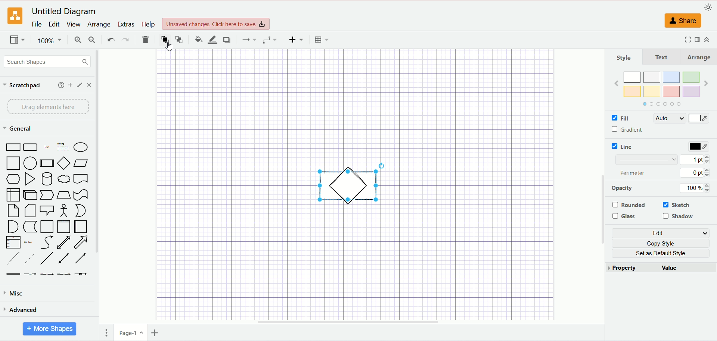 The image size is (717, 341). Describe the element at coordinates (77, 39) in the screenshot. I see `zoom in` at that location.